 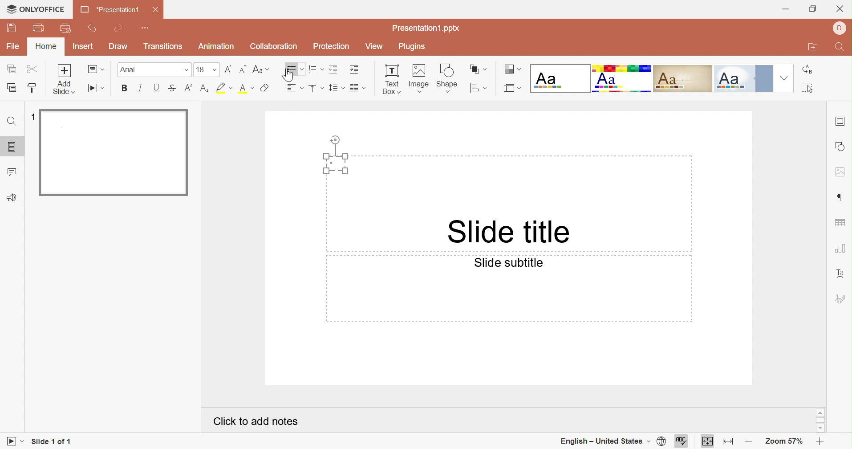 What do you see at coordinates (273, 46) in the screenshot?
I see `Collaboration` at bounding box center [273, 46].